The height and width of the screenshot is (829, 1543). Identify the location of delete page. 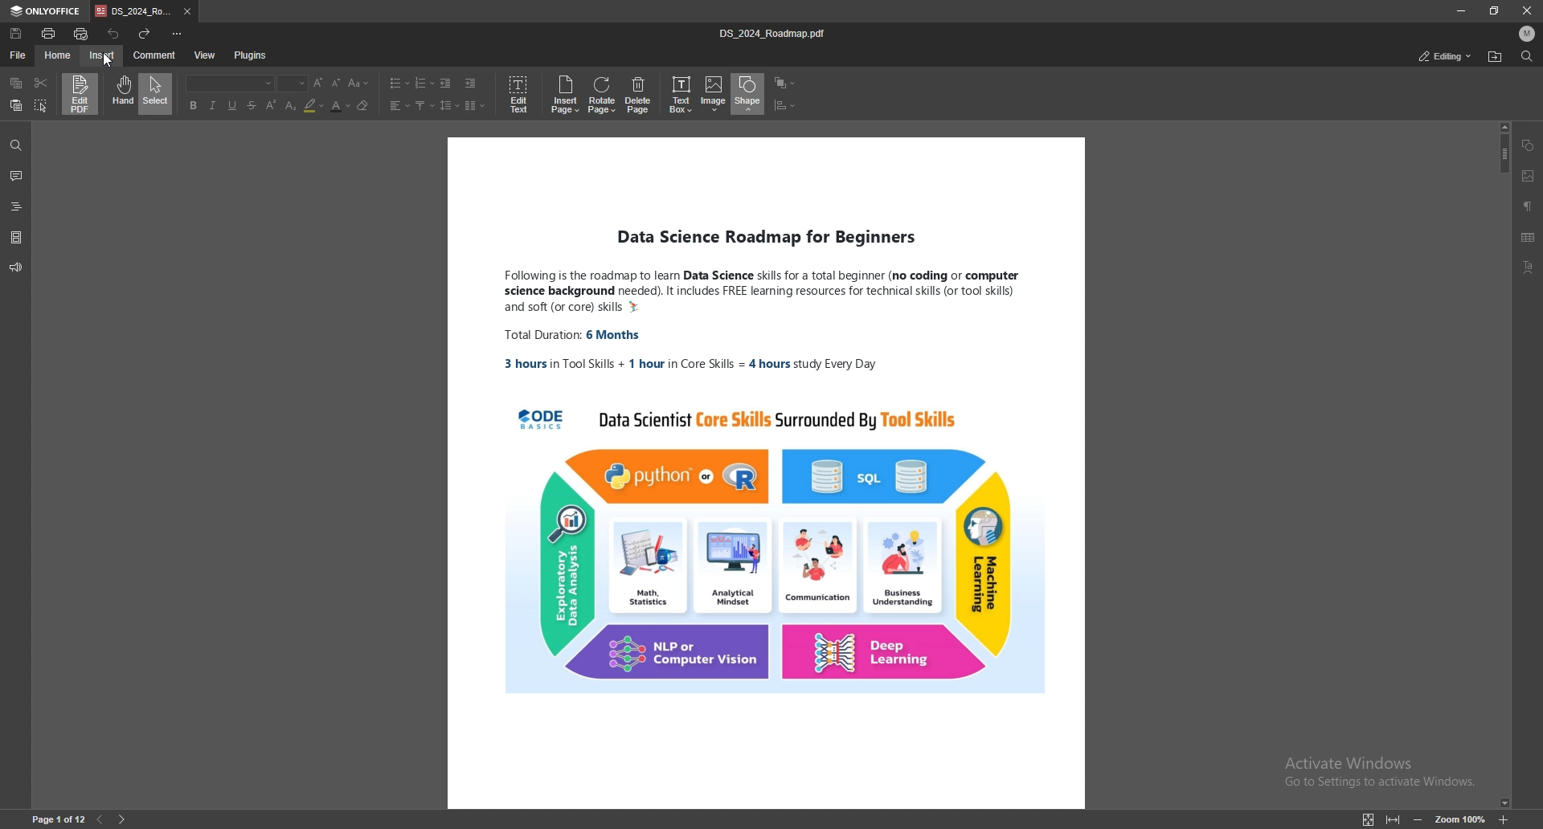
(641, 95).